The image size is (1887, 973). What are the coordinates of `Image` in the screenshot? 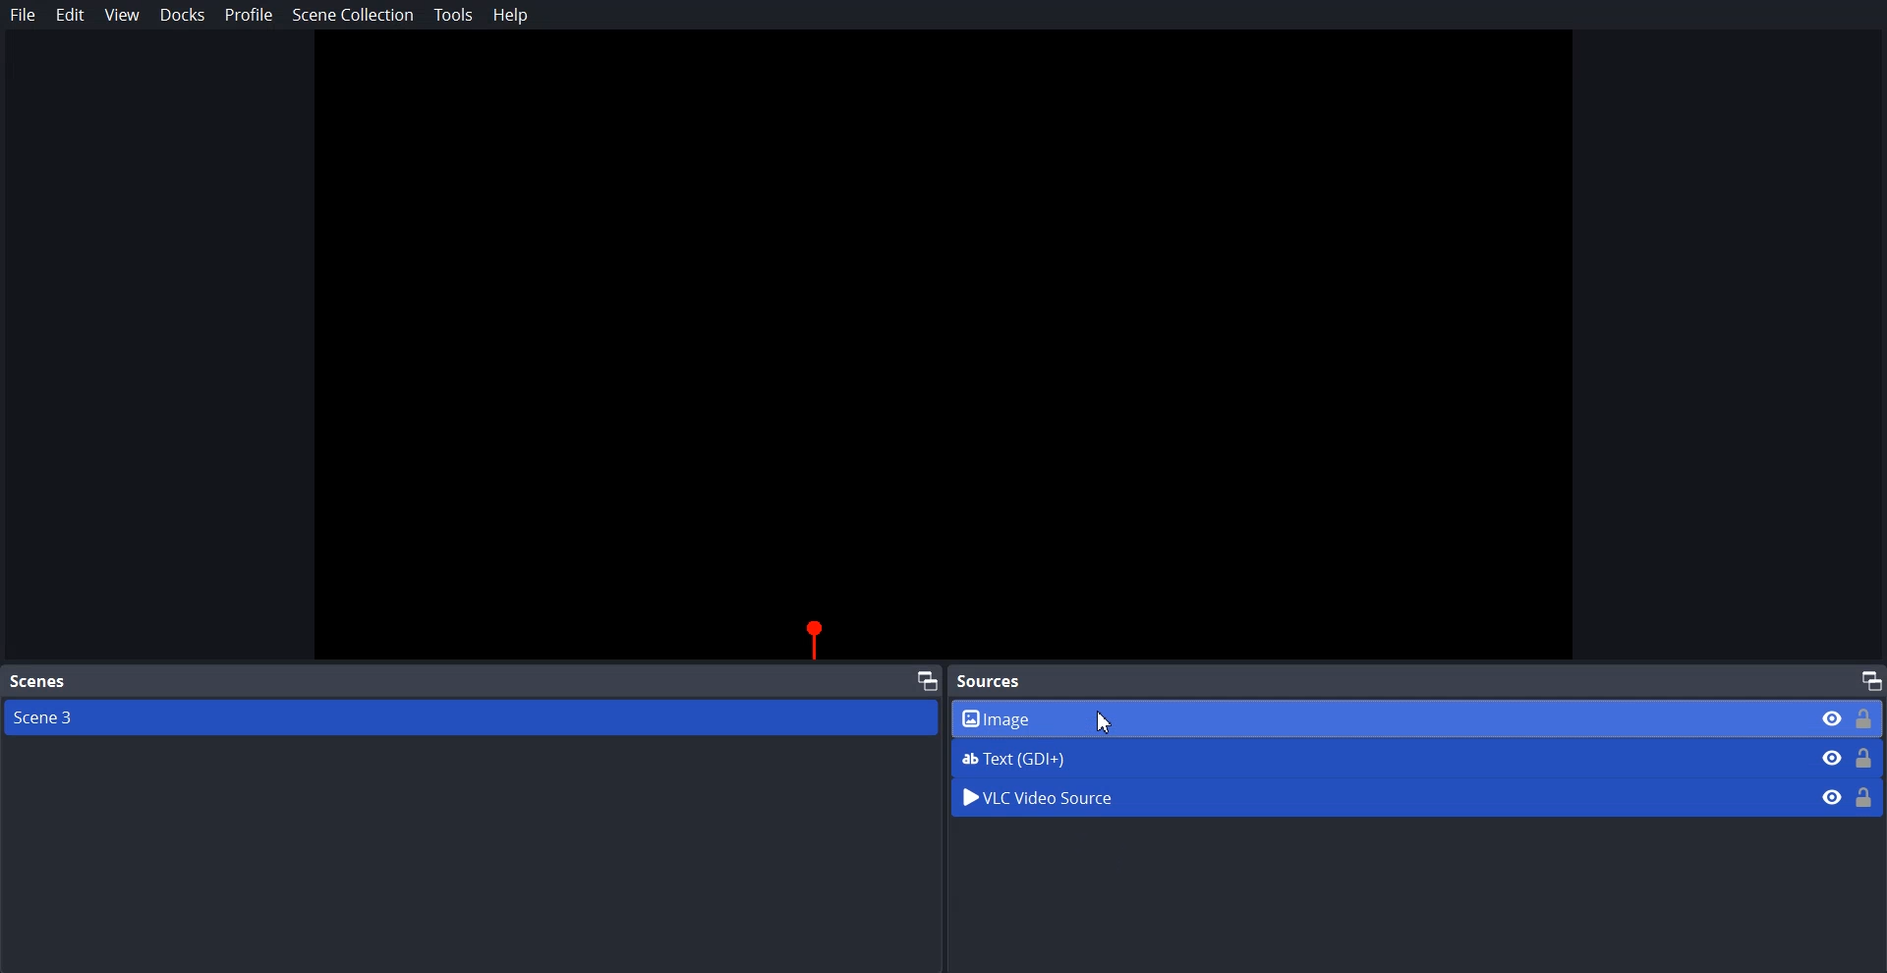 It's located at (1418, 717).